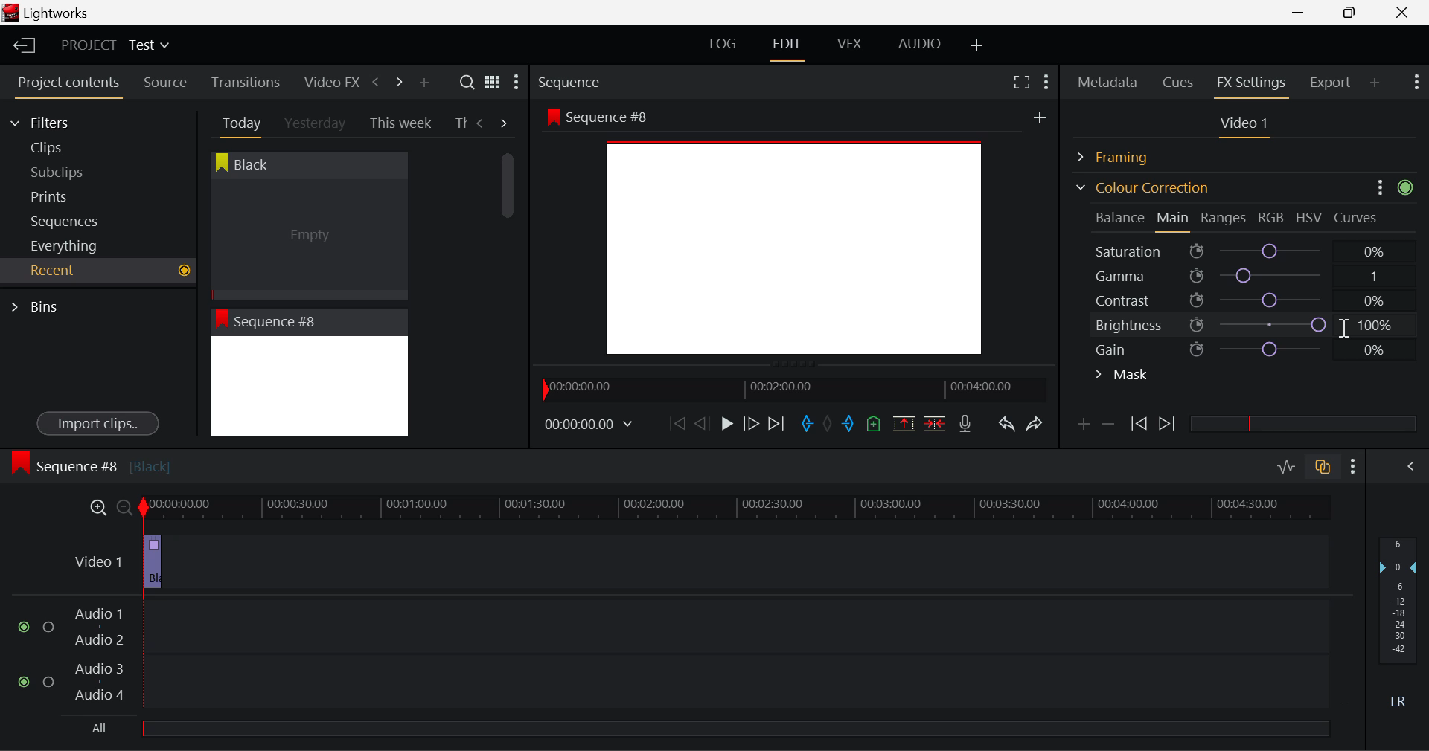  Describe the element at coordinates (460, 122) in the screenshot. I see `Th` at that location.